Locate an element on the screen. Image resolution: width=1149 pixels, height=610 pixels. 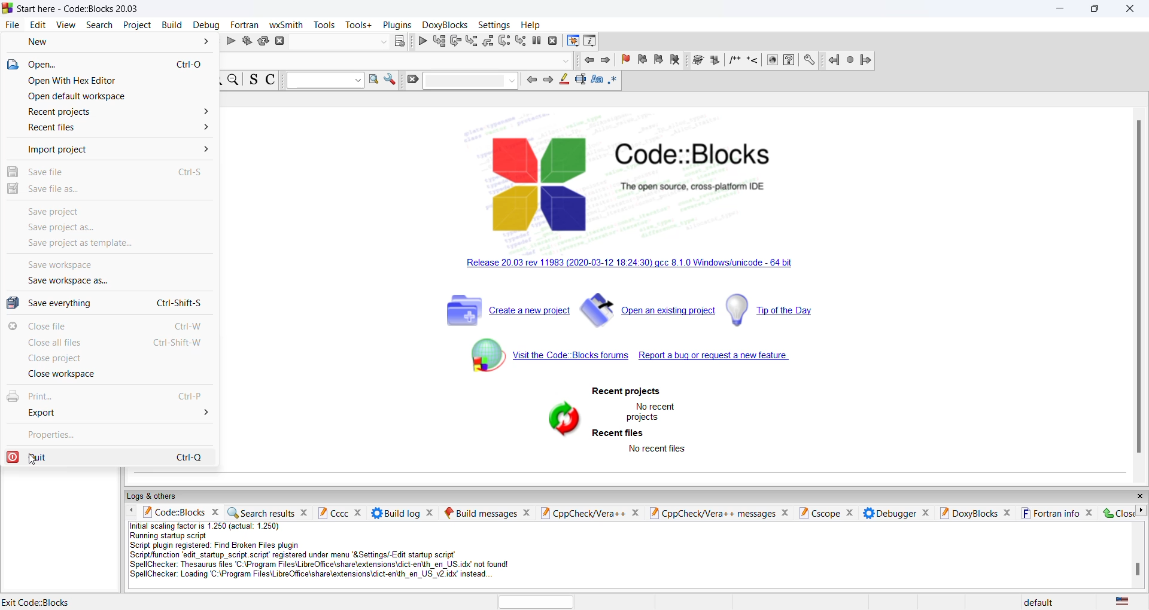
dropdown is located at coordinates (382, 43).